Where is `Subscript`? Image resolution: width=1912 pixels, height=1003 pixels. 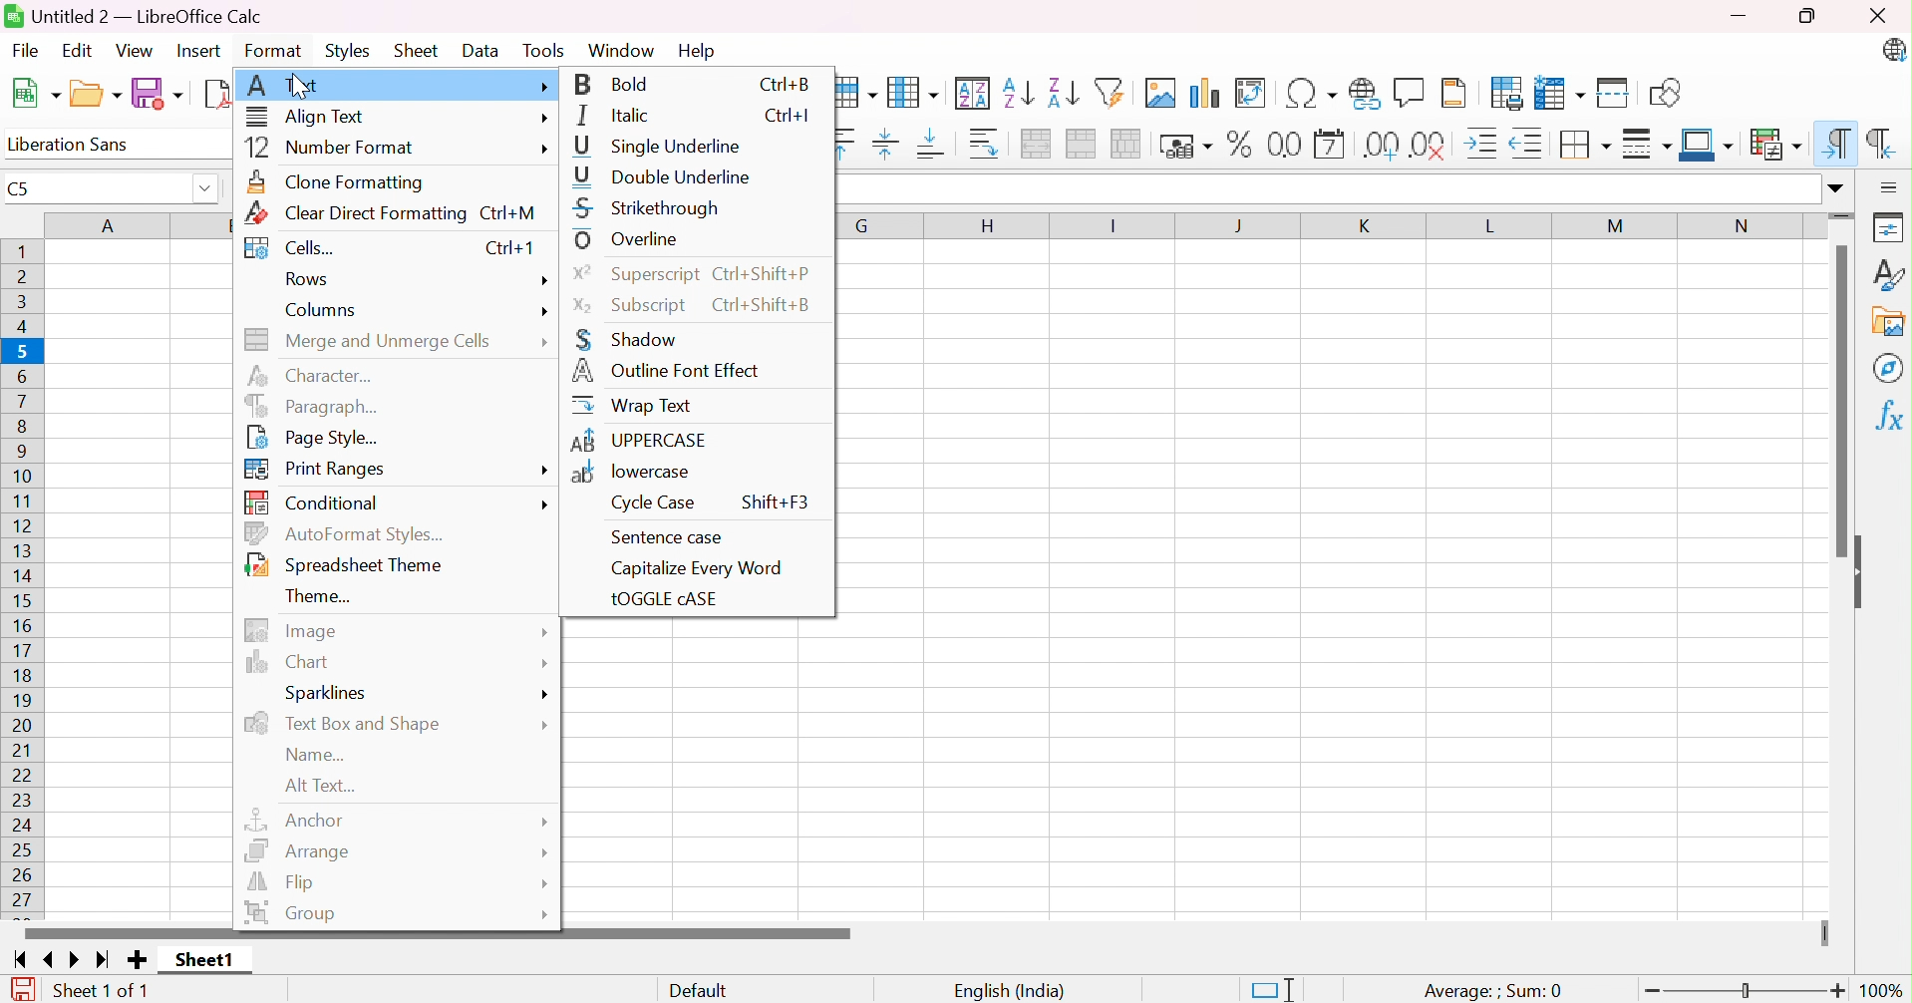 Subscript is located at coordinates (632, 304).